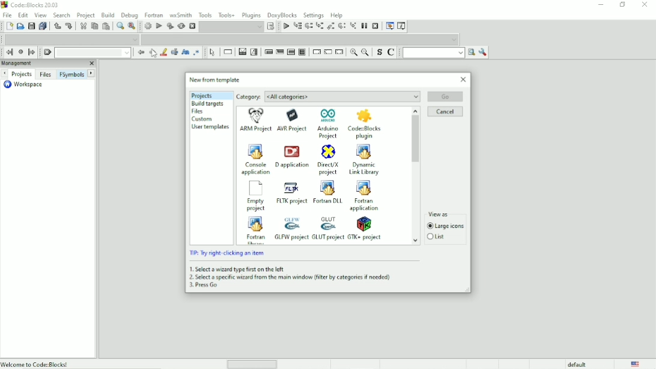 The width and height of the screenshot is (656, 369). What do you see at coordinates (645, 5) in the screenshot?
I see `Close` at bounding box center [645, 5].